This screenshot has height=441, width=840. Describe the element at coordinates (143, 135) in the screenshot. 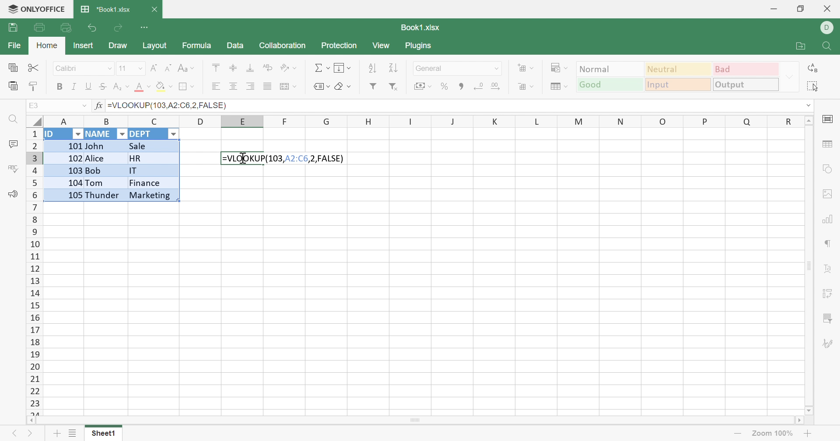

I see `DEPT` at that location.